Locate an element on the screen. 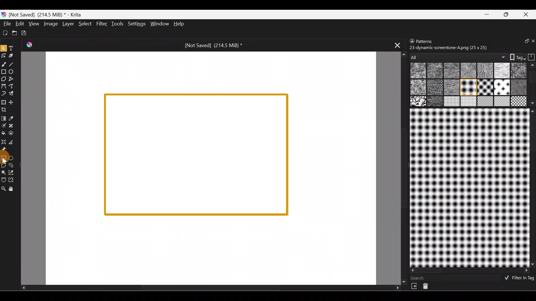 Image resolution: width=536 pixels, height=301 pixels. 15 texture_rockb.png is located at coordinates (435, 102).